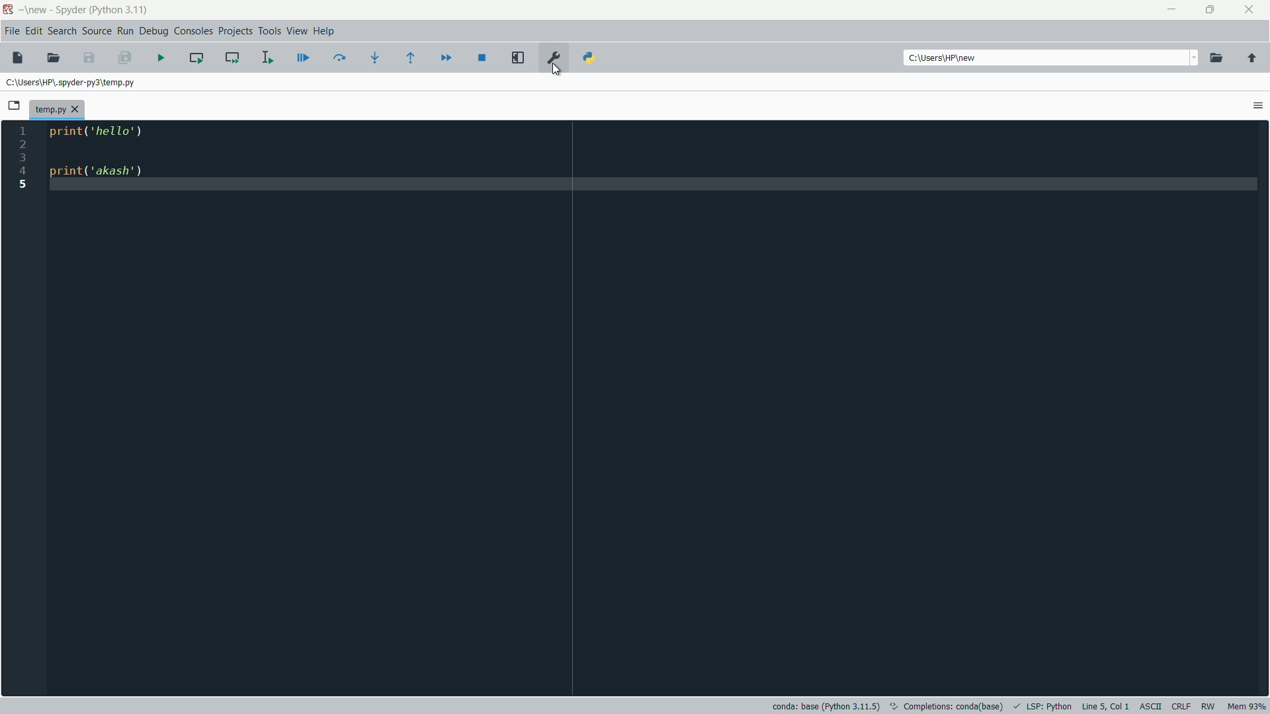  I want to click on browse directory, so click(1217, 58).